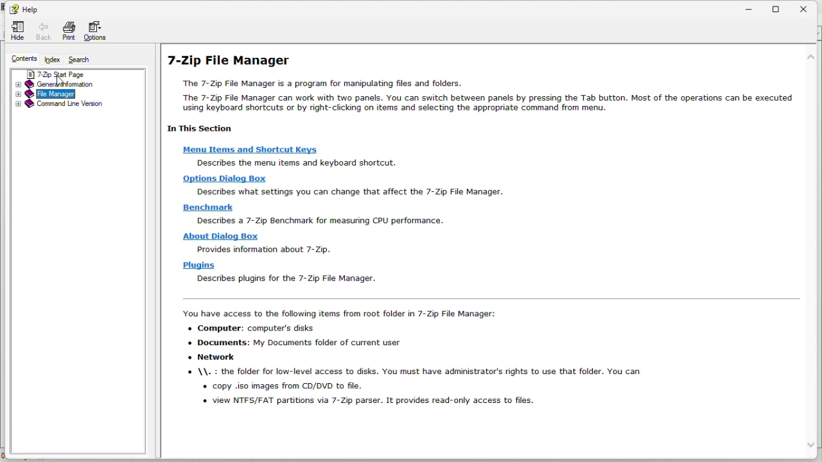 The image size is (822, 462). What do you see at coordinates (74, 74) in the screenshot?
I see `7 zip start page ` at bounding box center [74, 74].